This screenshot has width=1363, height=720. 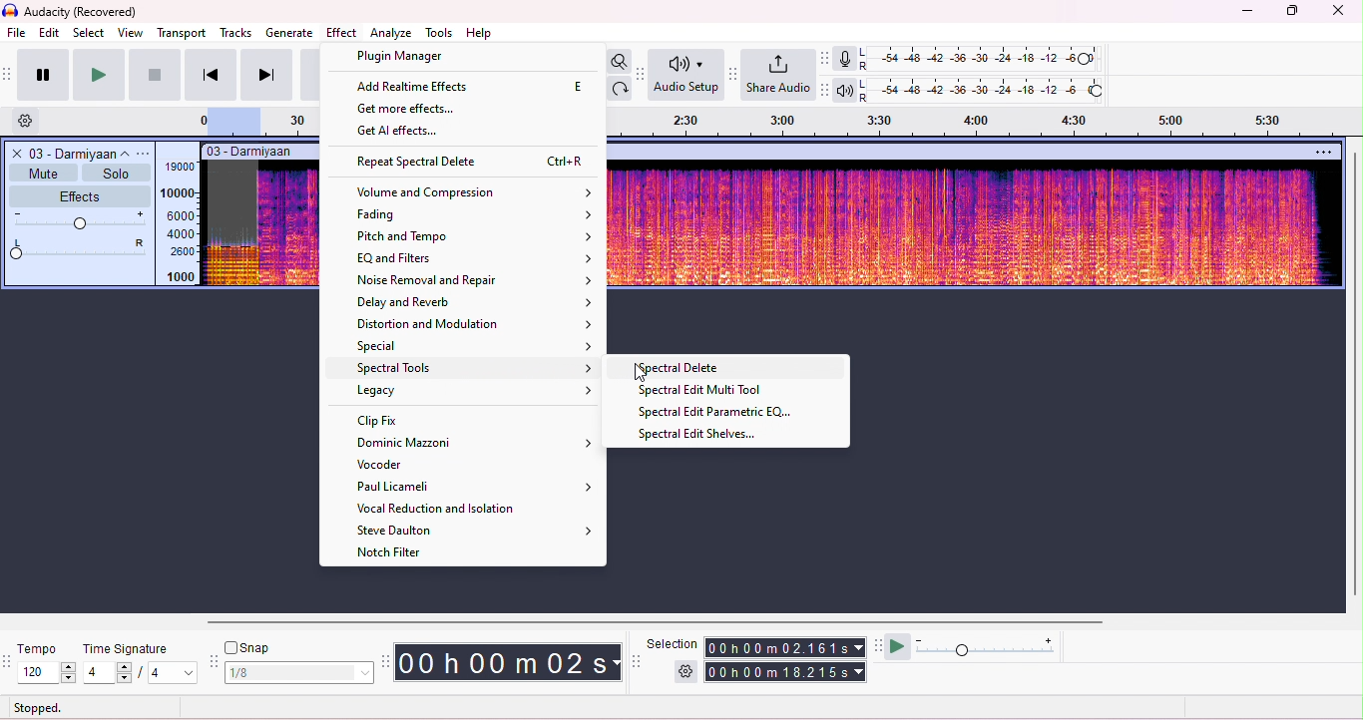 I want to click on play, so click(x=98, y=75).